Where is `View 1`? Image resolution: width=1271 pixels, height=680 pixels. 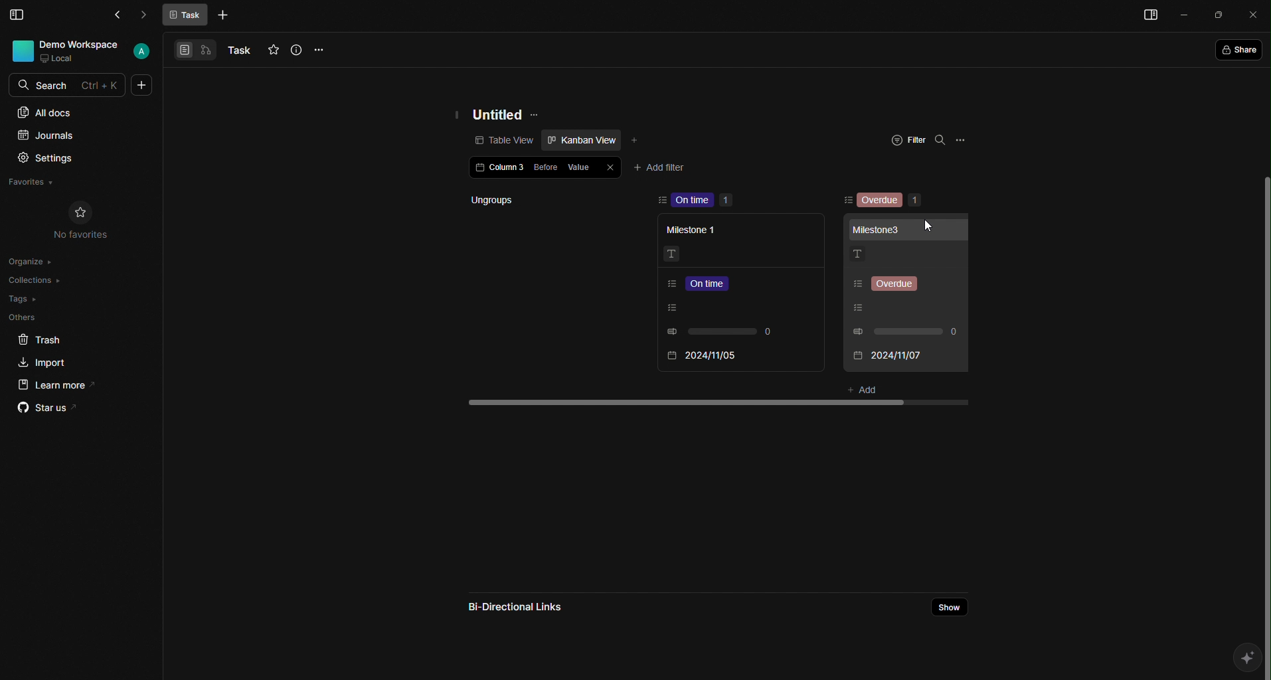
View 1 is located at coordinates (181, 49).